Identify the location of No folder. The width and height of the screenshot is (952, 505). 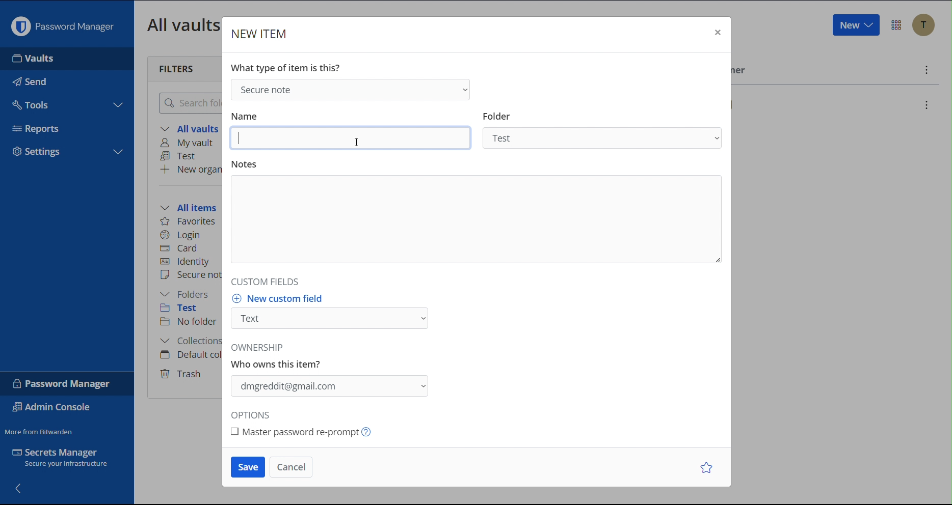
(190, 322).